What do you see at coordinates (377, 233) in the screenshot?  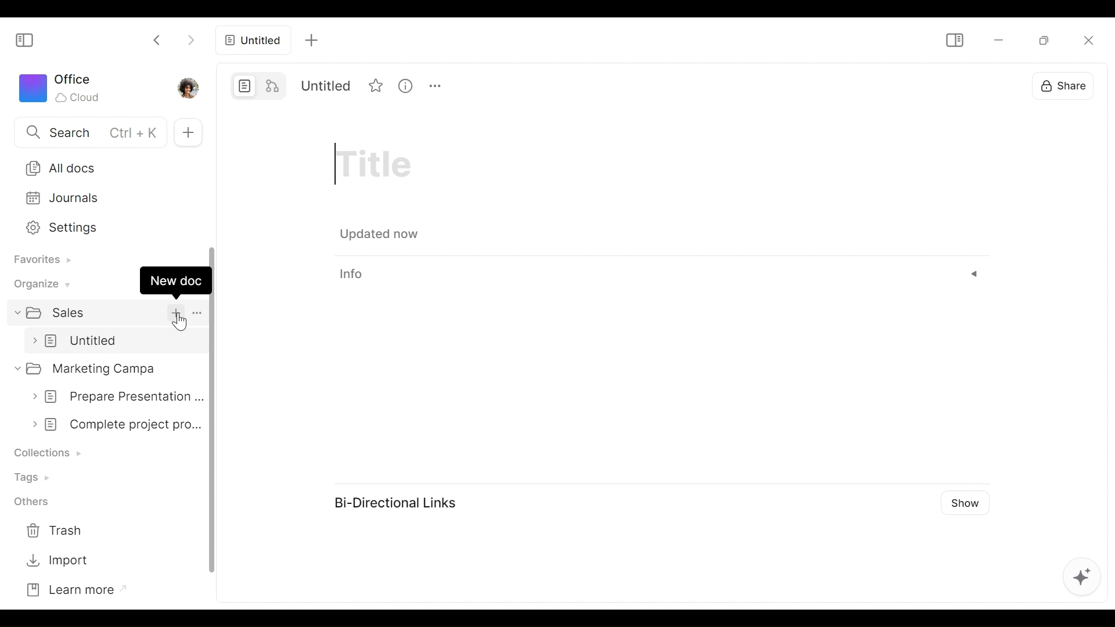 I see `updated now` at bounding box center [377, 233].